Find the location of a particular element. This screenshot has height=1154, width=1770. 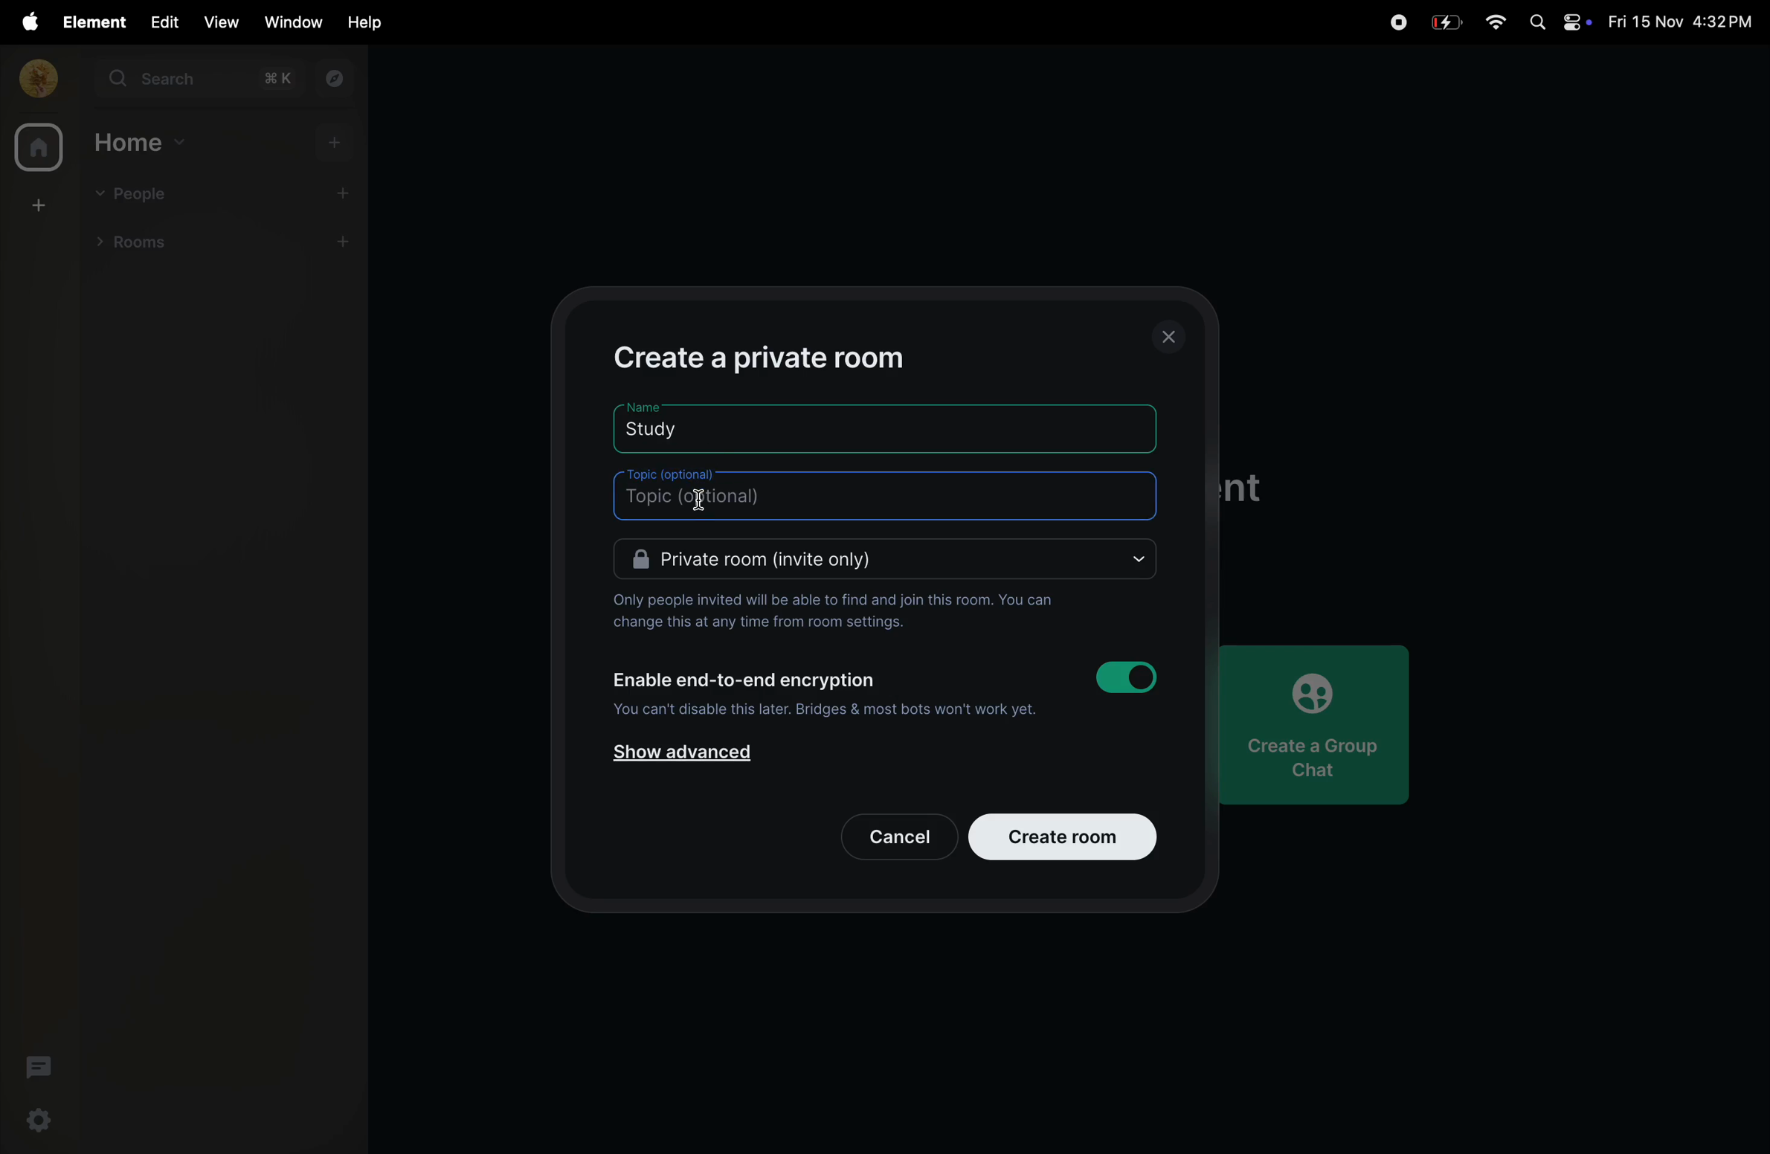

home is located at coordinates (141, 143).